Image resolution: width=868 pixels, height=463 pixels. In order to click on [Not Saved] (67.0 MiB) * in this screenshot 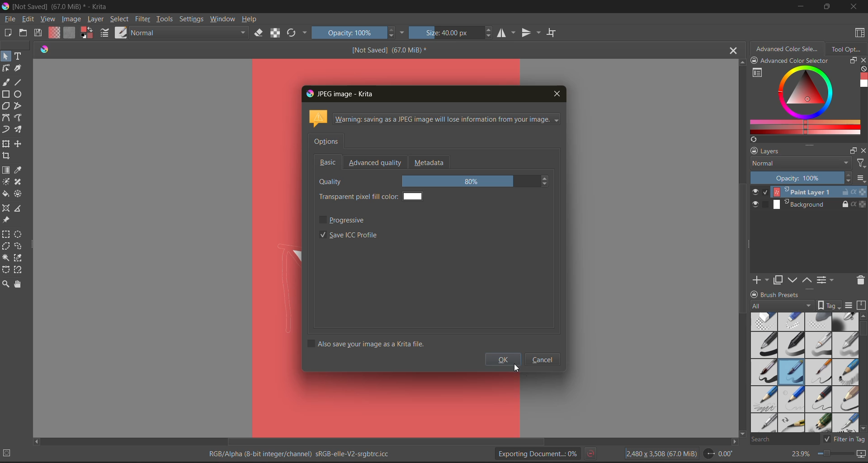, I will do `click(387, 51)`.